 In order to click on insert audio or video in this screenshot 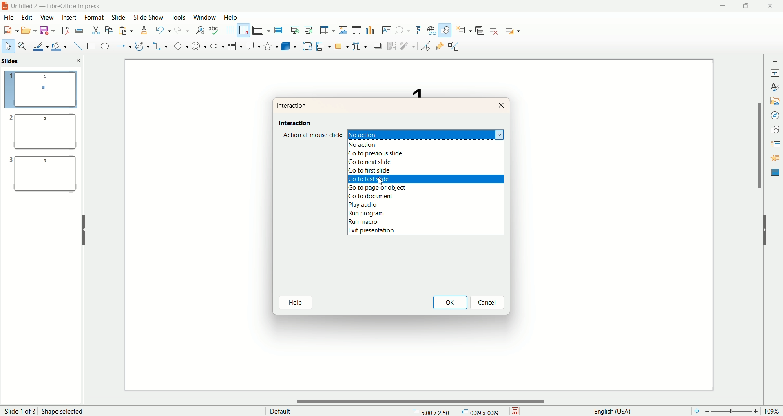, I will do `click(356, 30)`.